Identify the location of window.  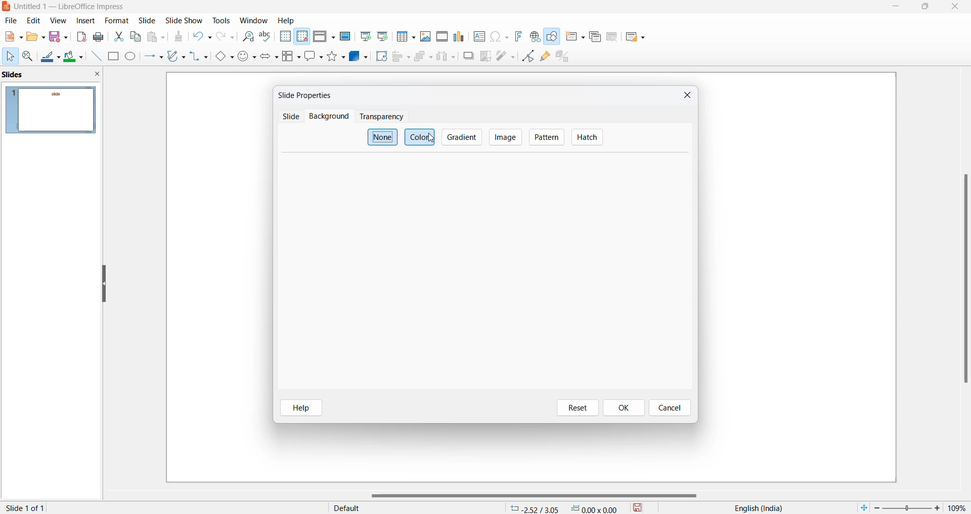
(254, 21).